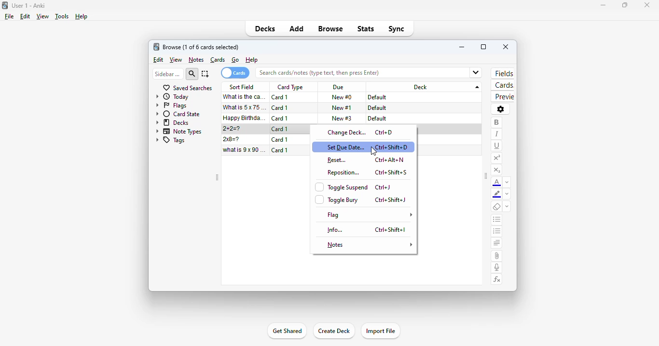 This screenshot has height=346, width=659. I want to click on italic, so click(496, 134).